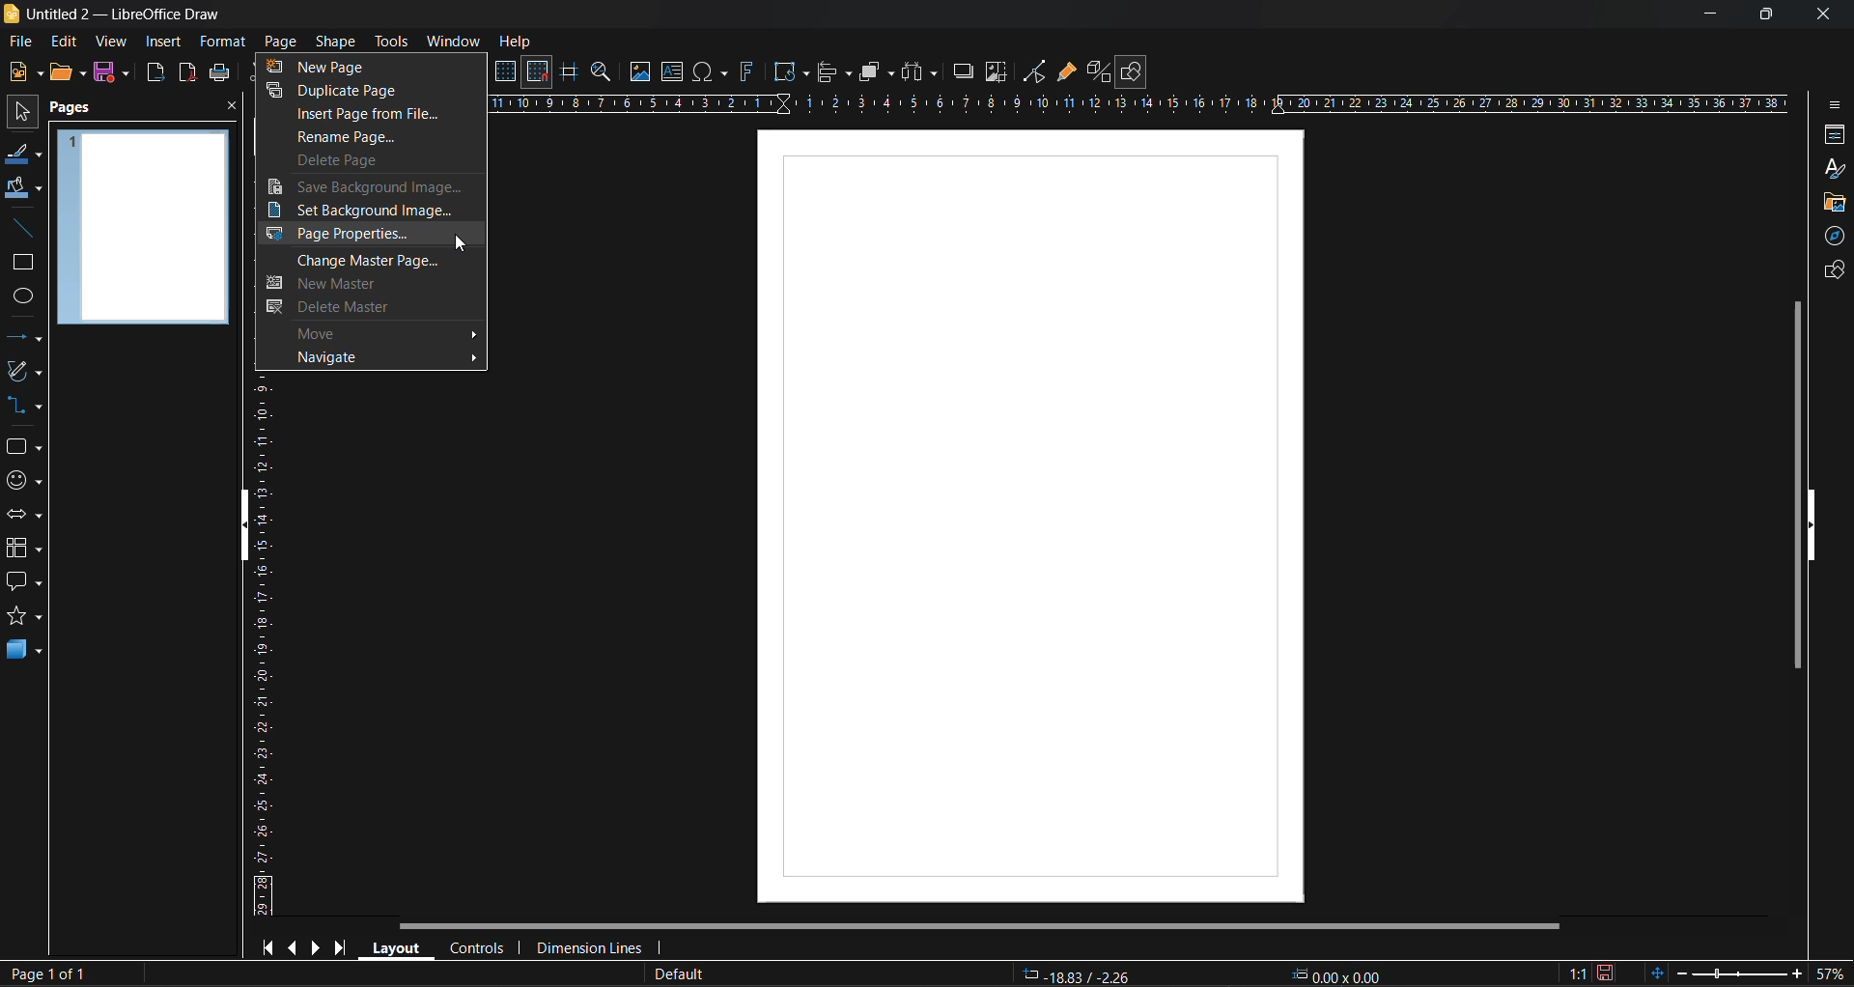 The height and width of the screenshot is (987, 1854). Describe the element at coordinates (1835, 170) in the screenshot. I see `styles` at that location.